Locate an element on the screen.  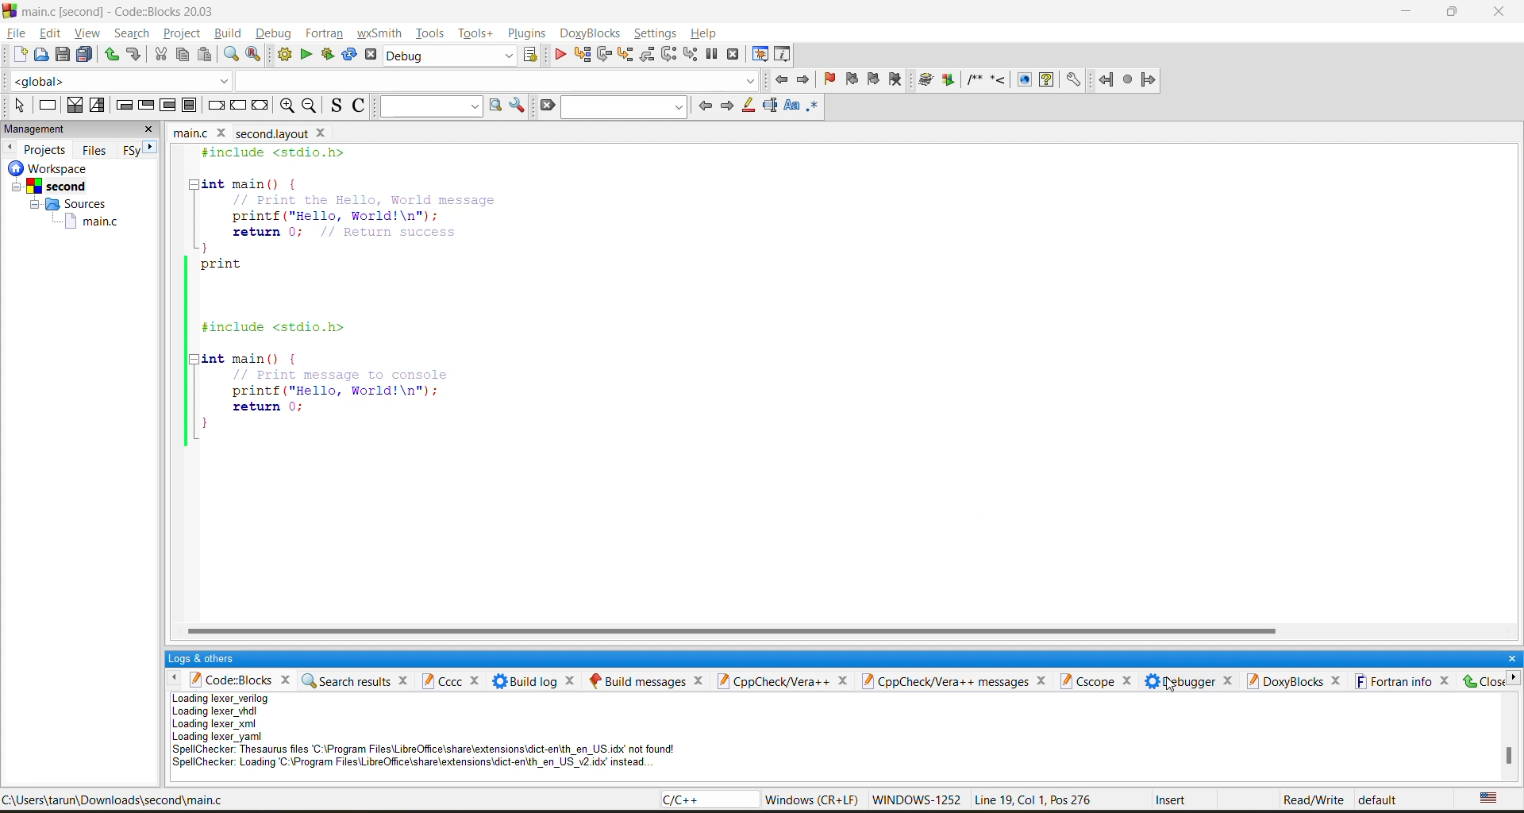
clear bookmark is located at coordinates (898, 83).